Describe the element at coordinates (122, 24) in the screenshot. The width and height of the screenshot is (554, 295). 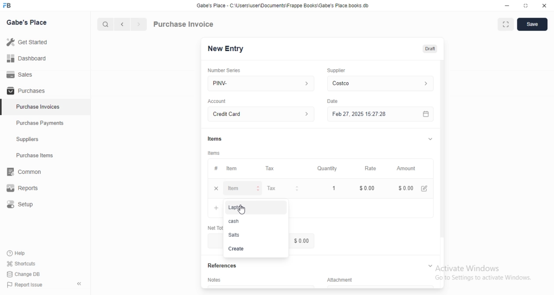
I see `Previous button` at that location.